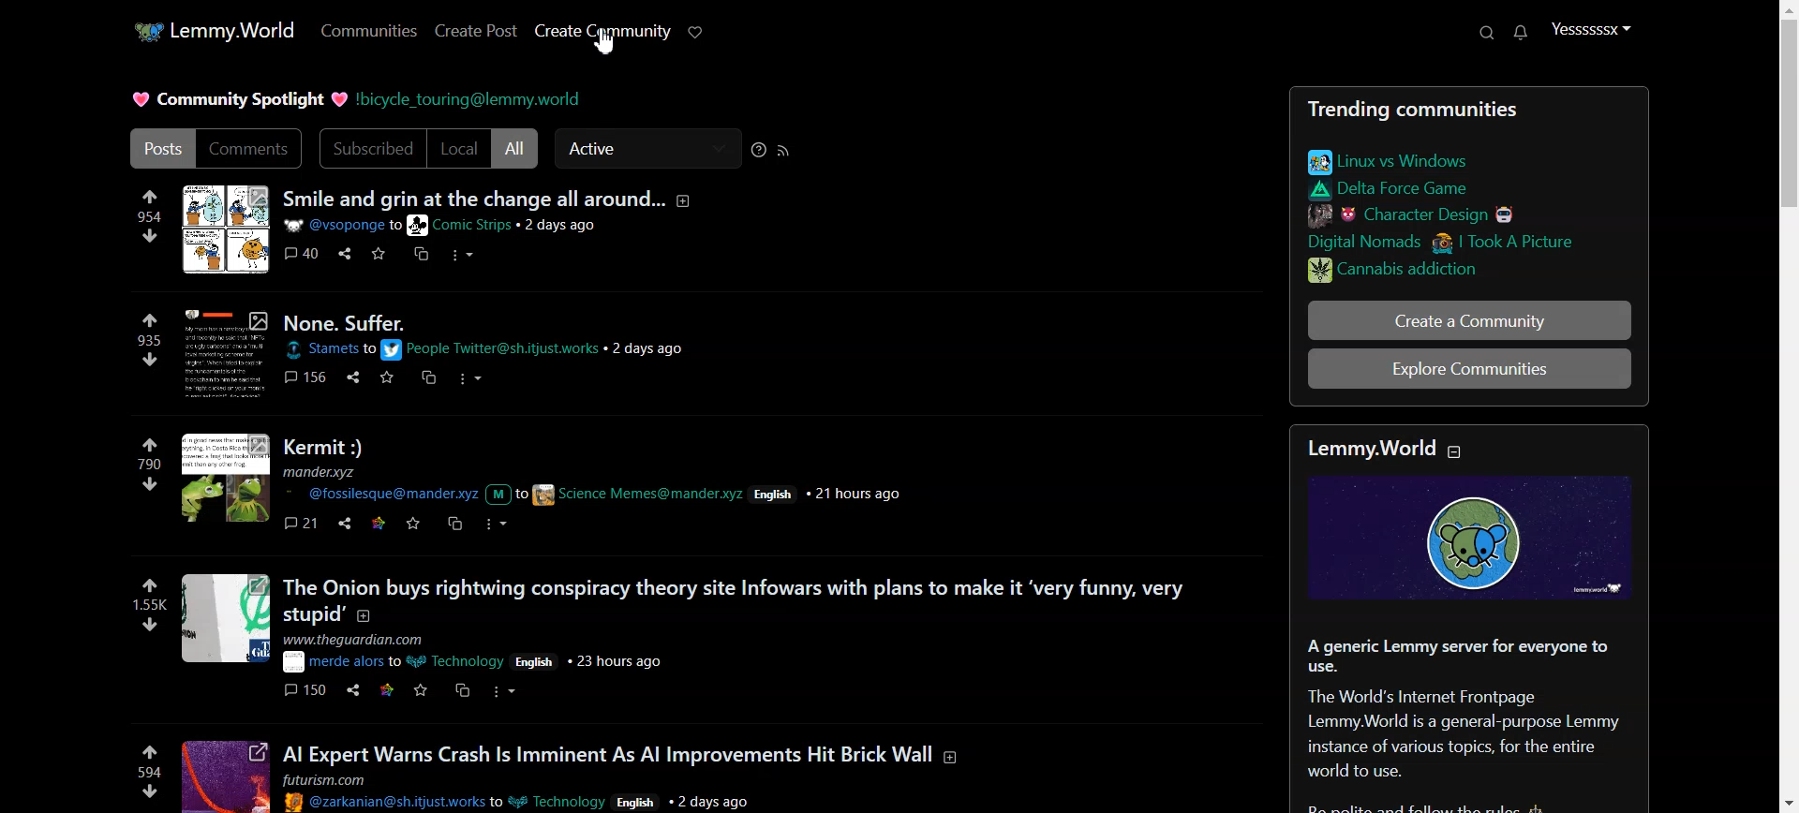  What do you see at coordinates (380, 253) in the screenshot?
I see `saved` at bounding box center [380, 253].